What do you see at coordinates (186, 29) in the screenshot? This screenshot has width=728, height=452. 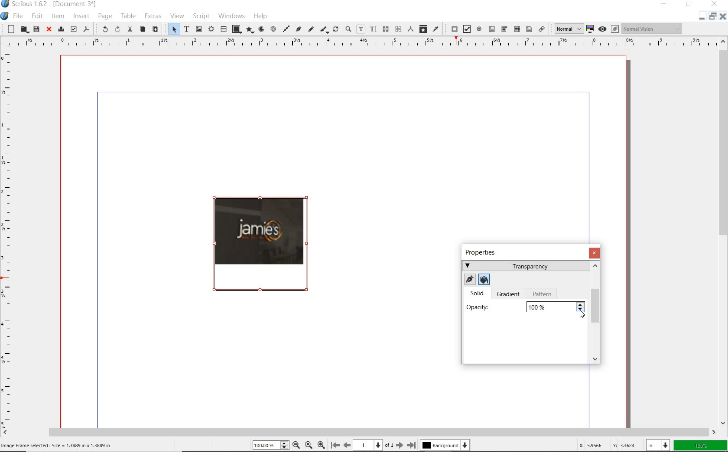 I see `text frame` at bounding box center [186, 29].